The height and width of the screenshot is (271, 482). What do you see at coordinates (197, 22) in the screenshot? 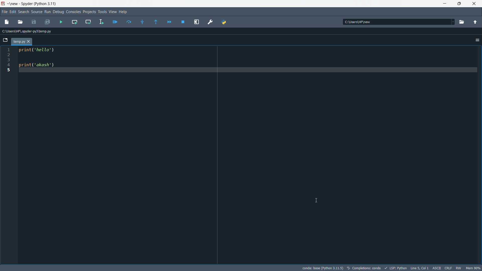
I see `maximize current pane` at bounding box center [197, 22].